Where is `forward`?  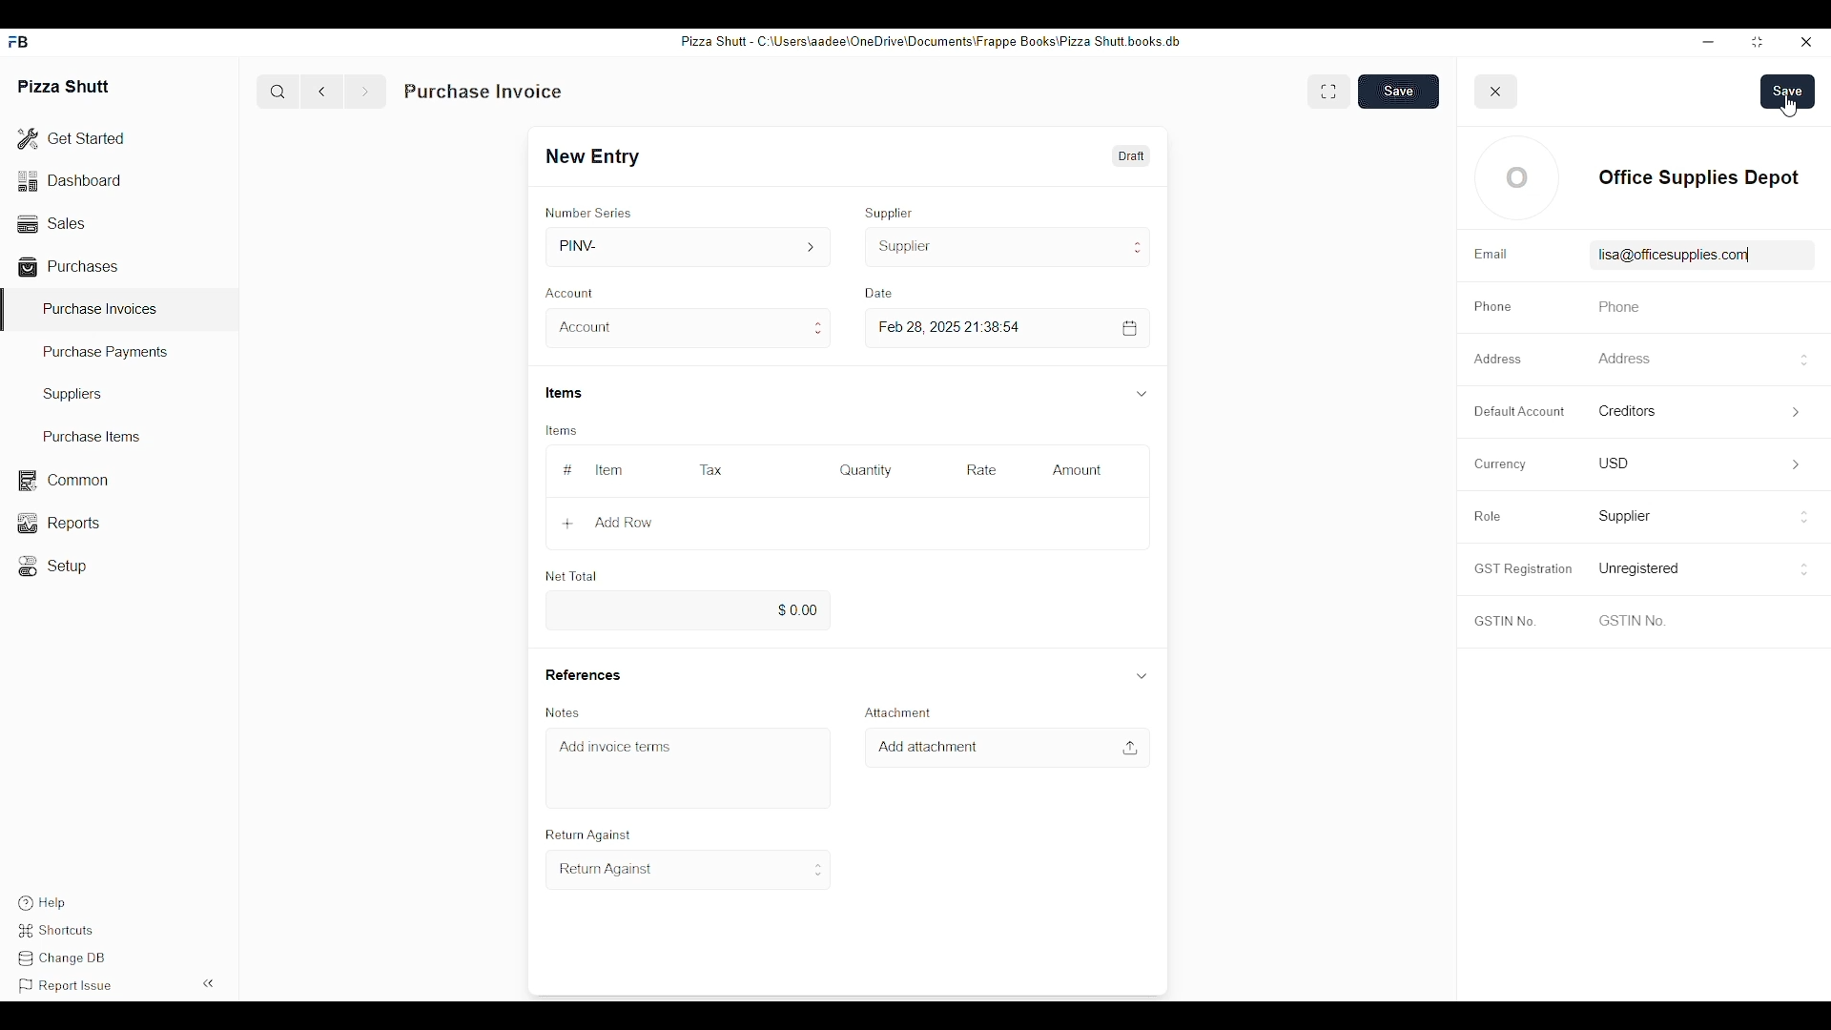 forward is located at coordinates (364, 92).